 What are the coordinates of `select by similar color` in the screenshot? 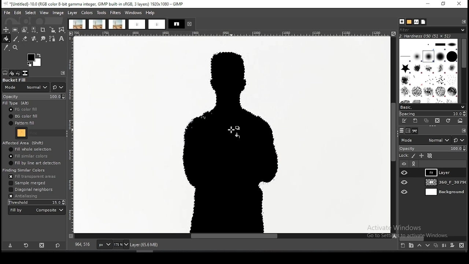 It's located at (34, 30).